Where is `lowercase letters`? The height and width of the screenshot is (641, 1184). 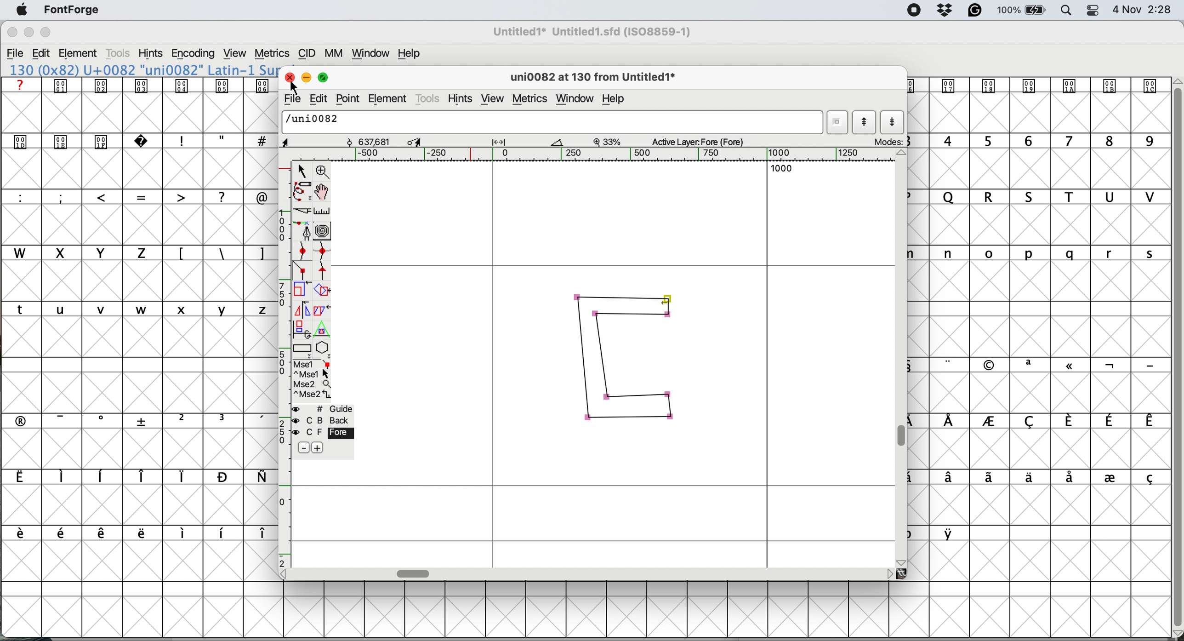
lowercase letters is located at coordinates (1047, 253).